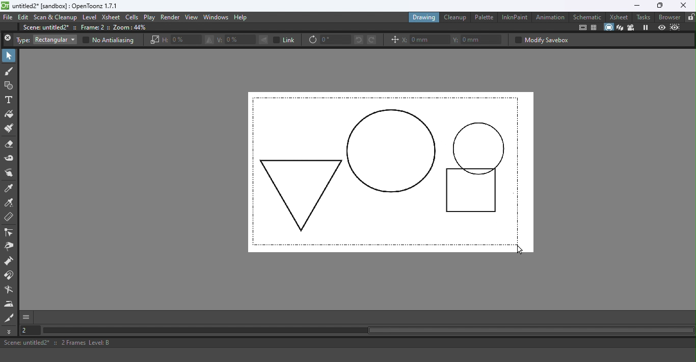 Image resolution: width=696 pixels, height=362 pixels. Describe the element at coordinates (108, 40) in the screenshot. I see `No Antialiasing` at that location.